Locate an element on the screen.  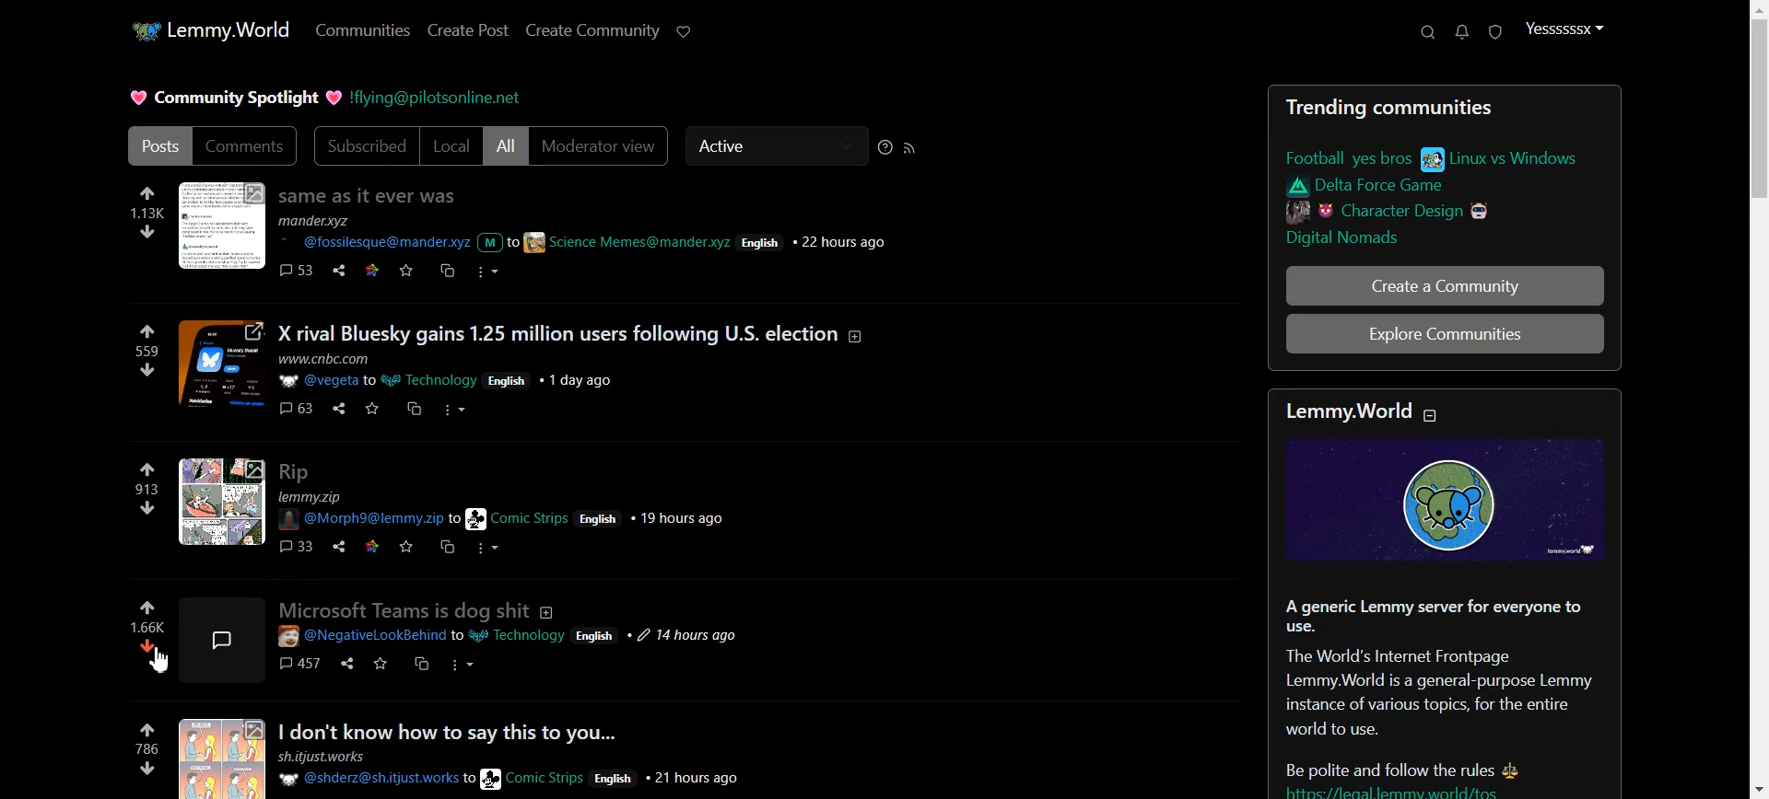
cursor is located at coordinates (163, 662).